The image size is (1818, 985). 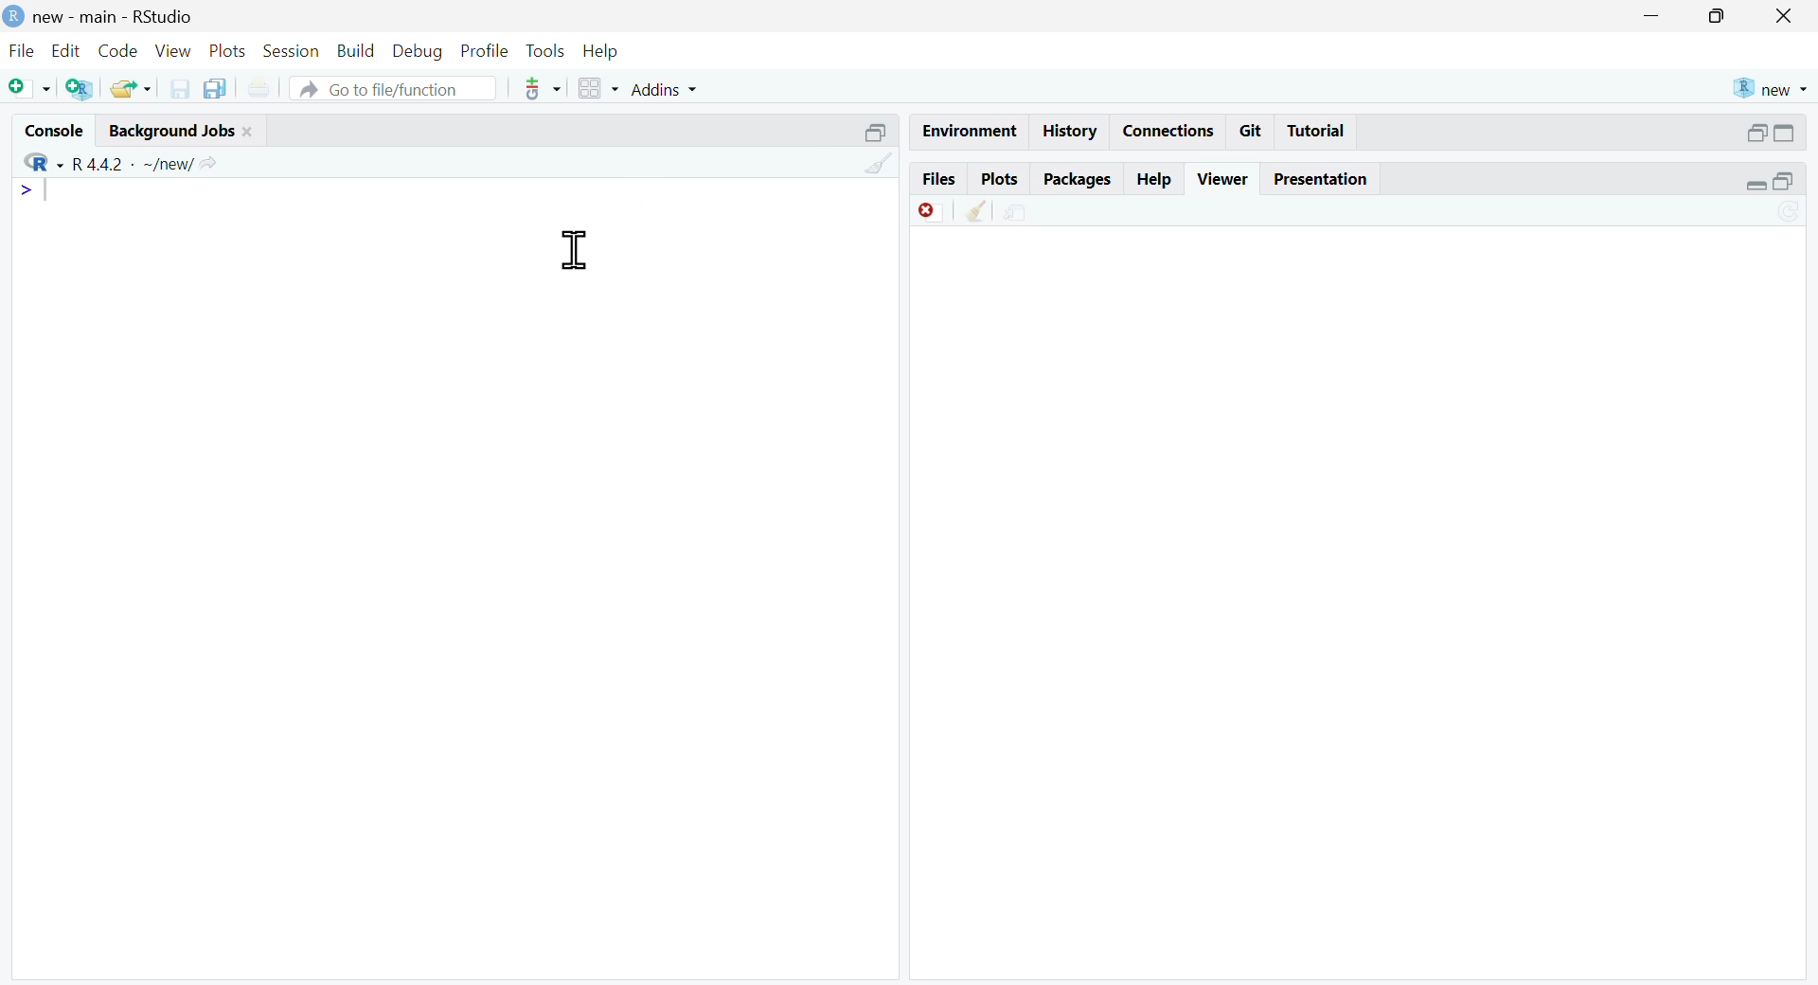 What do you see at coordinates (1066, 133) in the screenshot?
I see `history` at bounding box center [1066, 133].